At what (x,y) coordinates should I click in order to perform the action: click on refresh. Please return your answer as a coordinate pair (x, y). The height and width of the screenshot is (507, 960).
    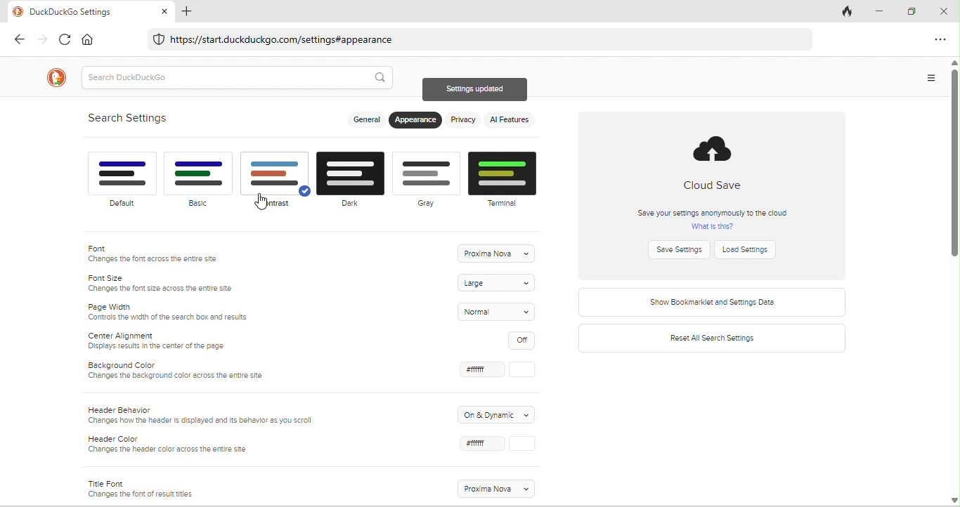
    Looking at the image, I should click on (63, 39).